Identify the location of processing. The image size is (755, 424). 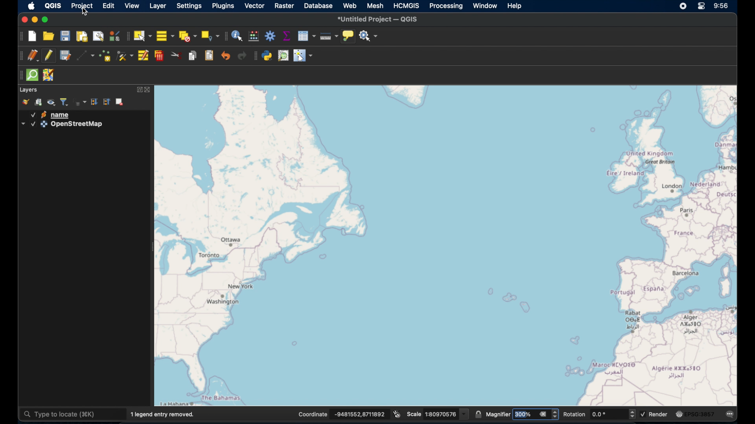
(446, 7).